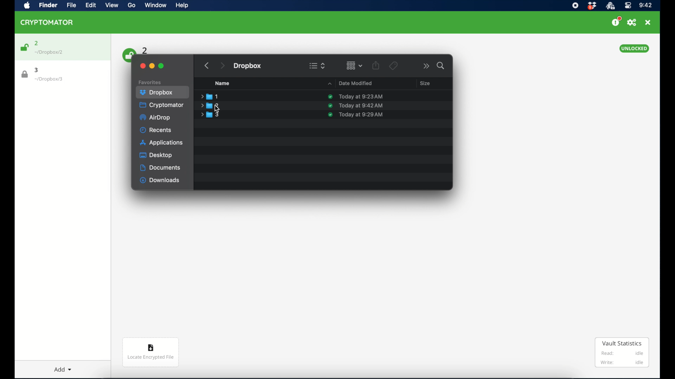  Describe the element at coordinates (610, 6) in the screenshot. I see `cryptomator icon` at that location.